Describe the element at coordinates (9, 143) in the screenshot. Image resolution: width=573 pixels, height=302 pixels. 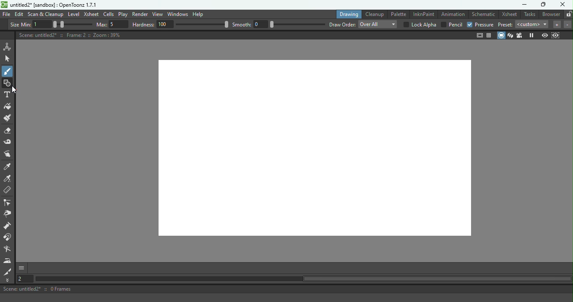
I see `Tape tool` at that location.